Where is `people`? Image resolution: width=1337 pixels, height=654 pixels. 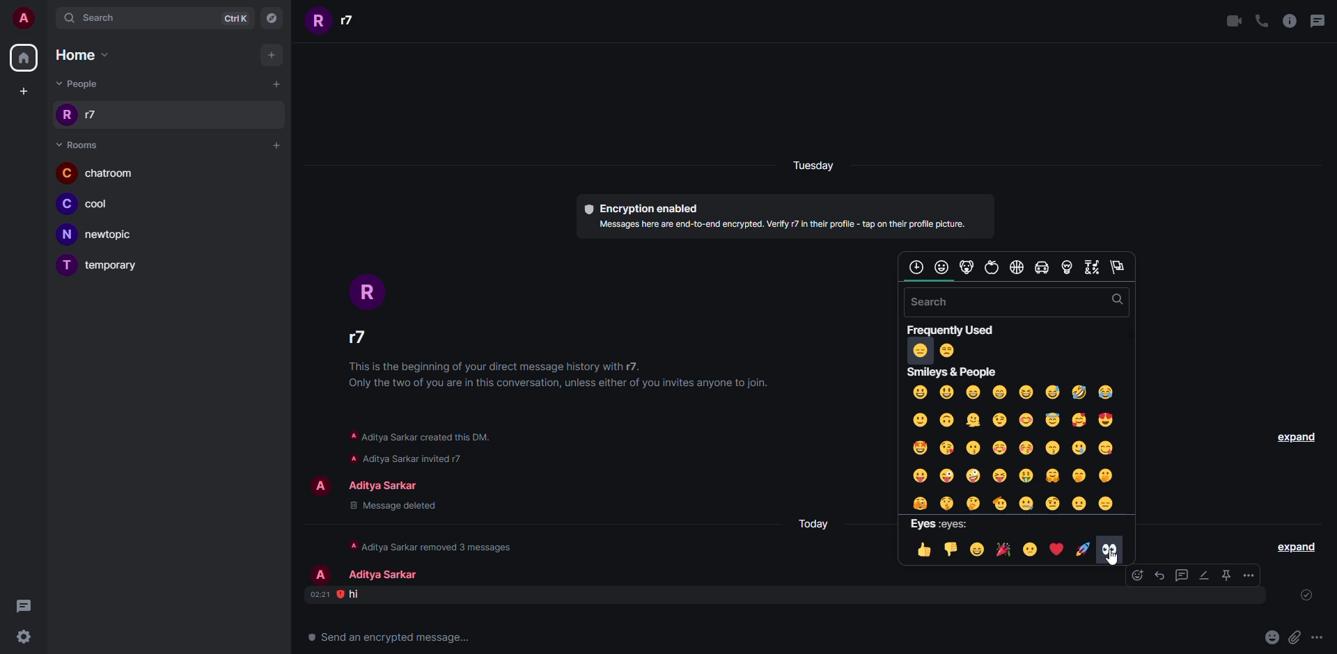 people is located at coordinates (390, 487).